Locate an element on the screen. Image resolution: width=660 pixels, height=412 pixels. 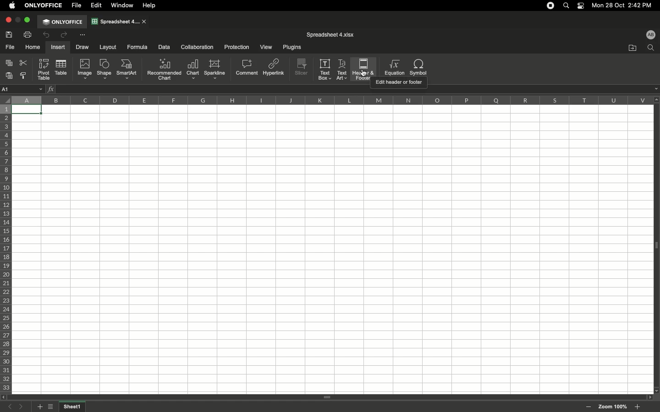
Edit is located at coordinates (97, 5).